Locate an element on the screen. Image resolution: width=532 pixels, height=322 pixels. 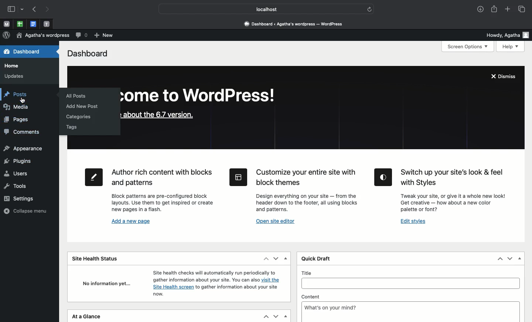
What's on your mind? is located at coordinates (411, 311).